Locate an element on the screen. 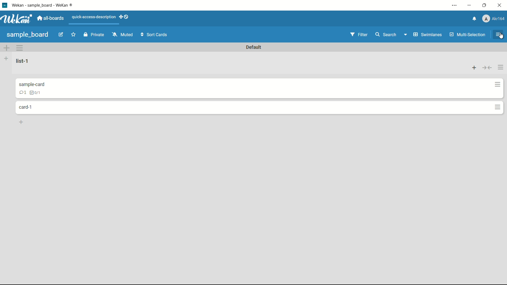 This screenshot has height=285, width=507. app icon is located at coordinates (5, 5).